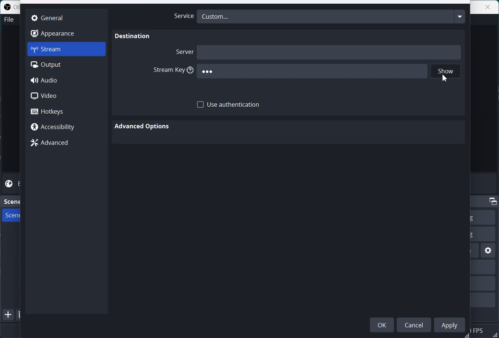 The height and width of the screenshot is (338, 499). Describe the element at coordinates (182, 16) in the screenshot. I see `Service` at that location.